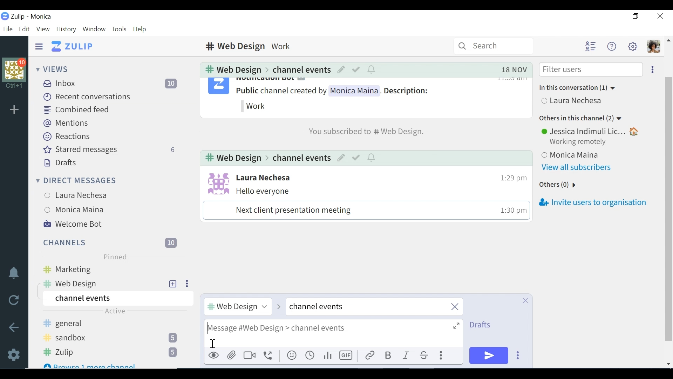 The height and width of the screenshot is (379, 673). I want to click on Pinned label, so click(114, 257).